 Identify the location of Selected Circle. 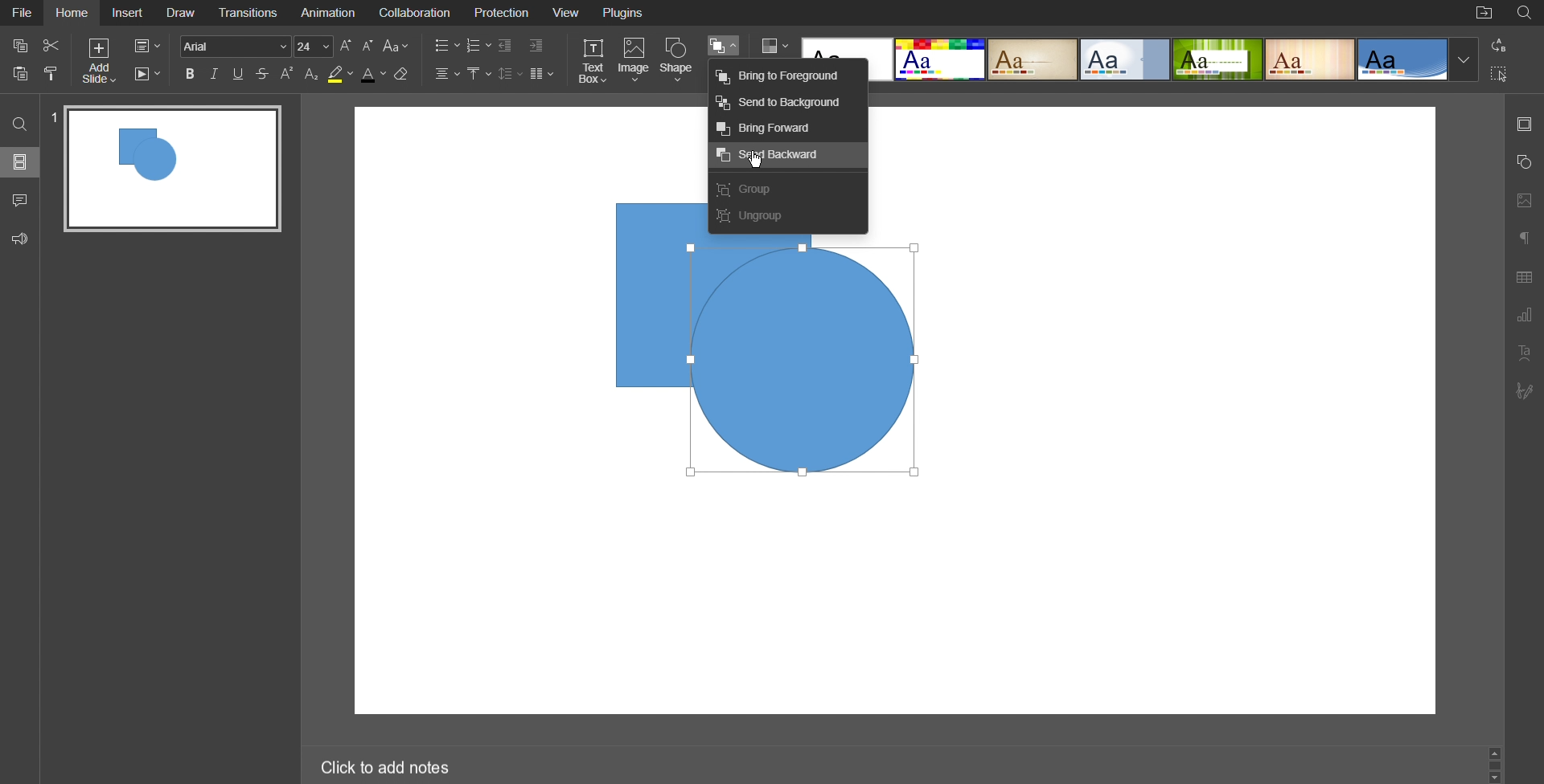
(805, 361).